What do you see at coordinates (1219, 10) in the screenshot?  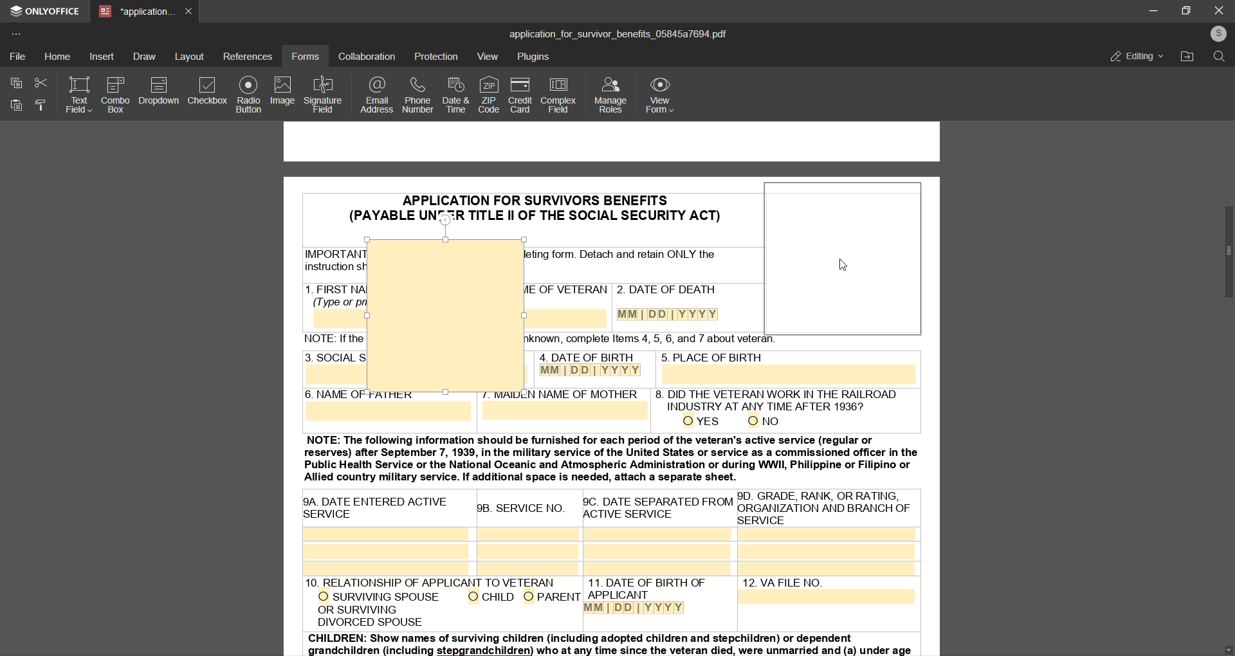 I see `close` at bounding box center [1219, 10].